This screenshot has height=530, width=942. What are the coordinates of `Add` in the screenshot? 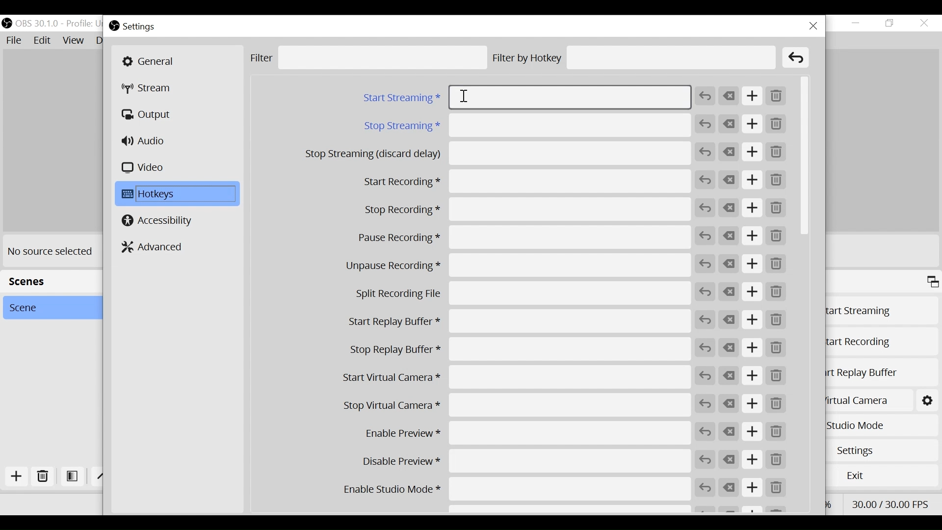 It's located at (753, 125).